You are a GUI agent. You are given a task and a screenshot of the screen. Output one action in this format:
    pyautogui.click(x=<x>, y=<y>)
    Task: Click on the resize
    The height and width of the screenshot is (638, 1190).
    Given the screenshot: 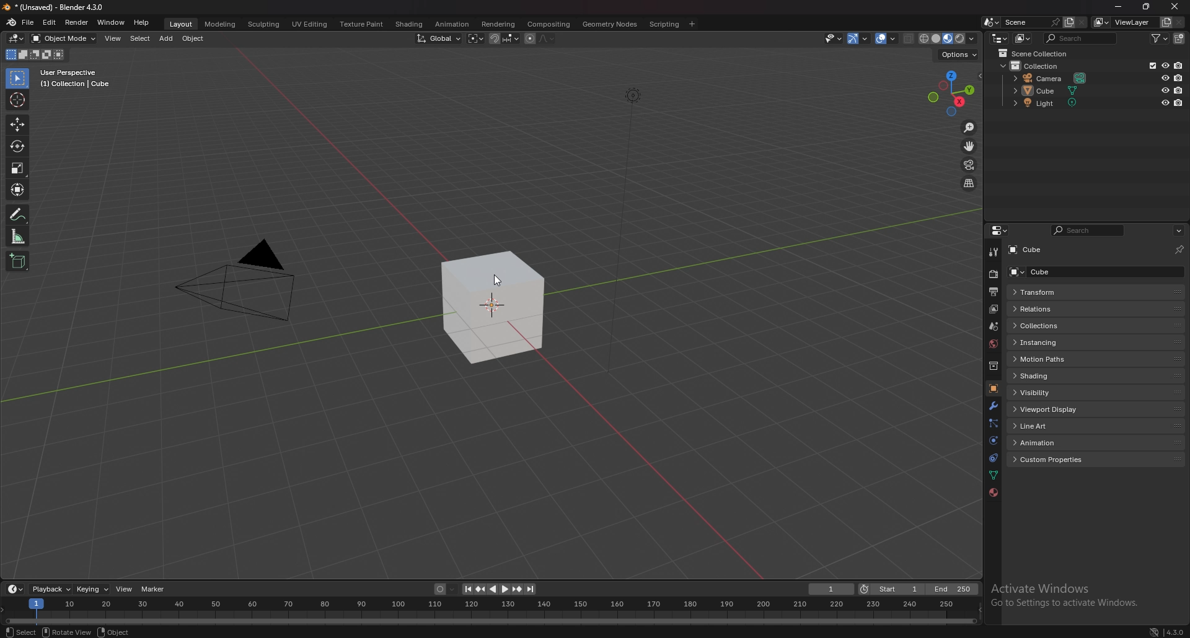 What is the action you would take?
    pyautogui.click(x=1147, y=6)
    